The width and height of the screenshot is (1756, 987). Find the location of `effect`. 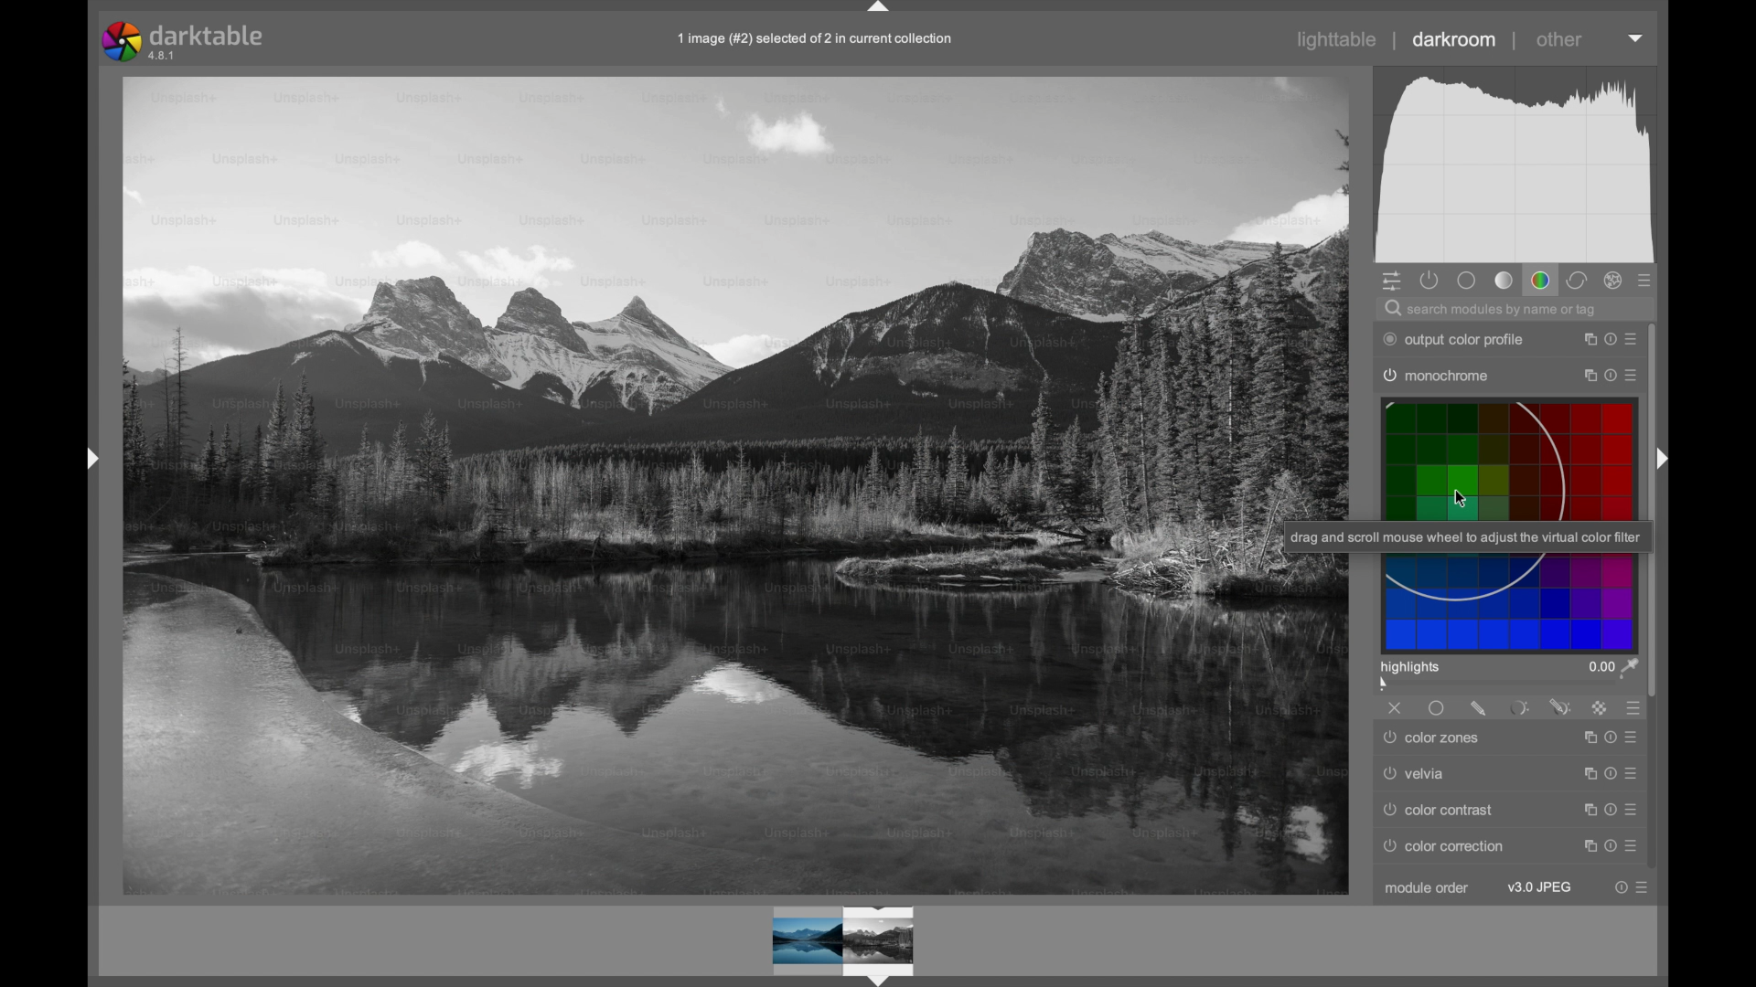

effect is located at coordinates (1614, 281).